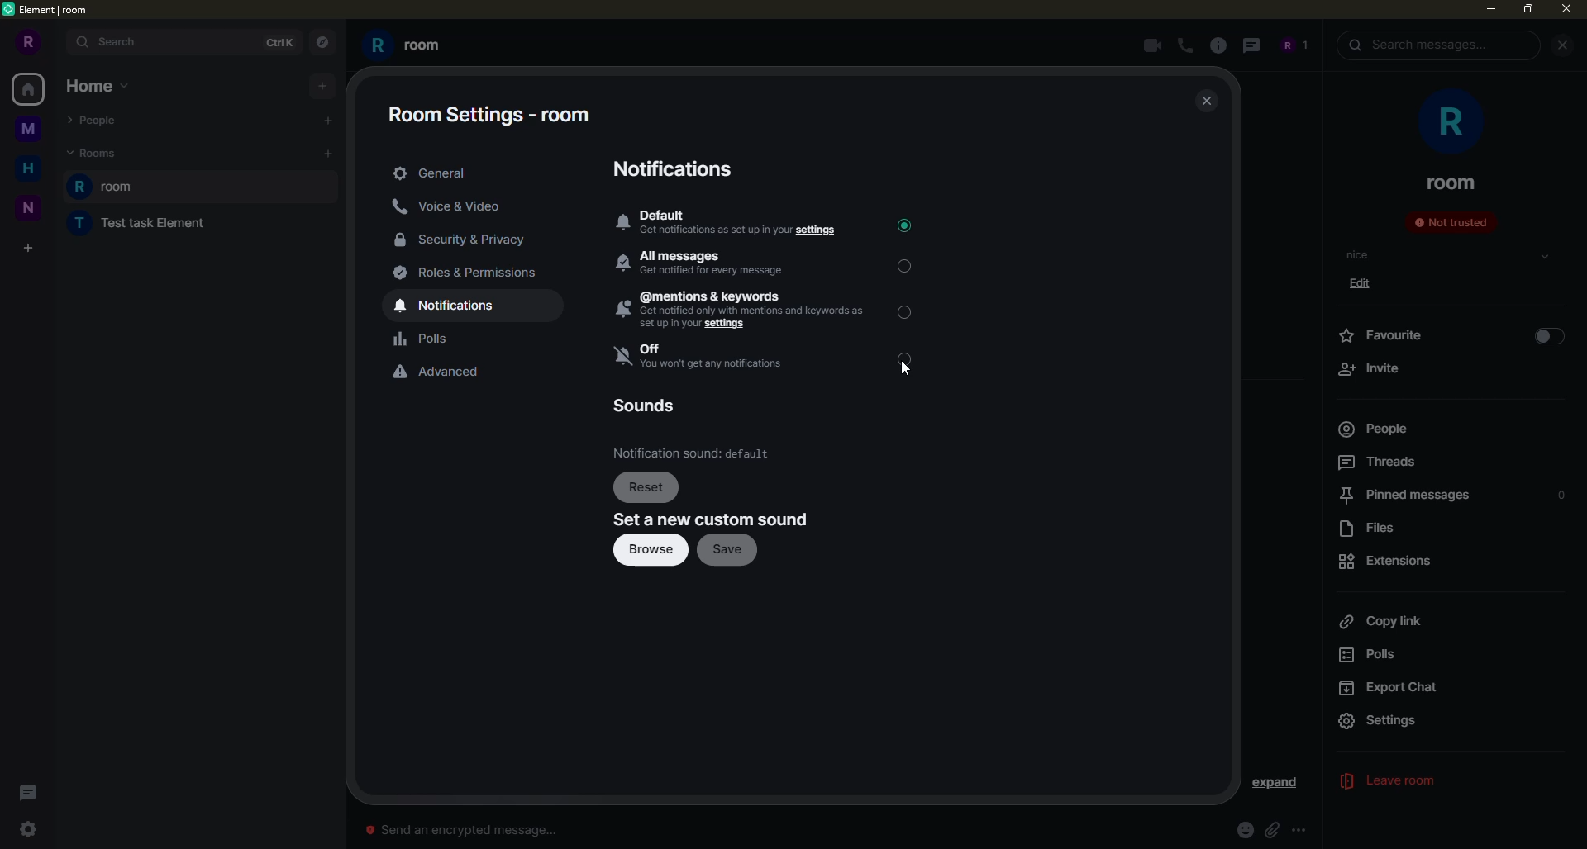 The image size is (1587, 849). I want to click on invite, so click(1369, 368).